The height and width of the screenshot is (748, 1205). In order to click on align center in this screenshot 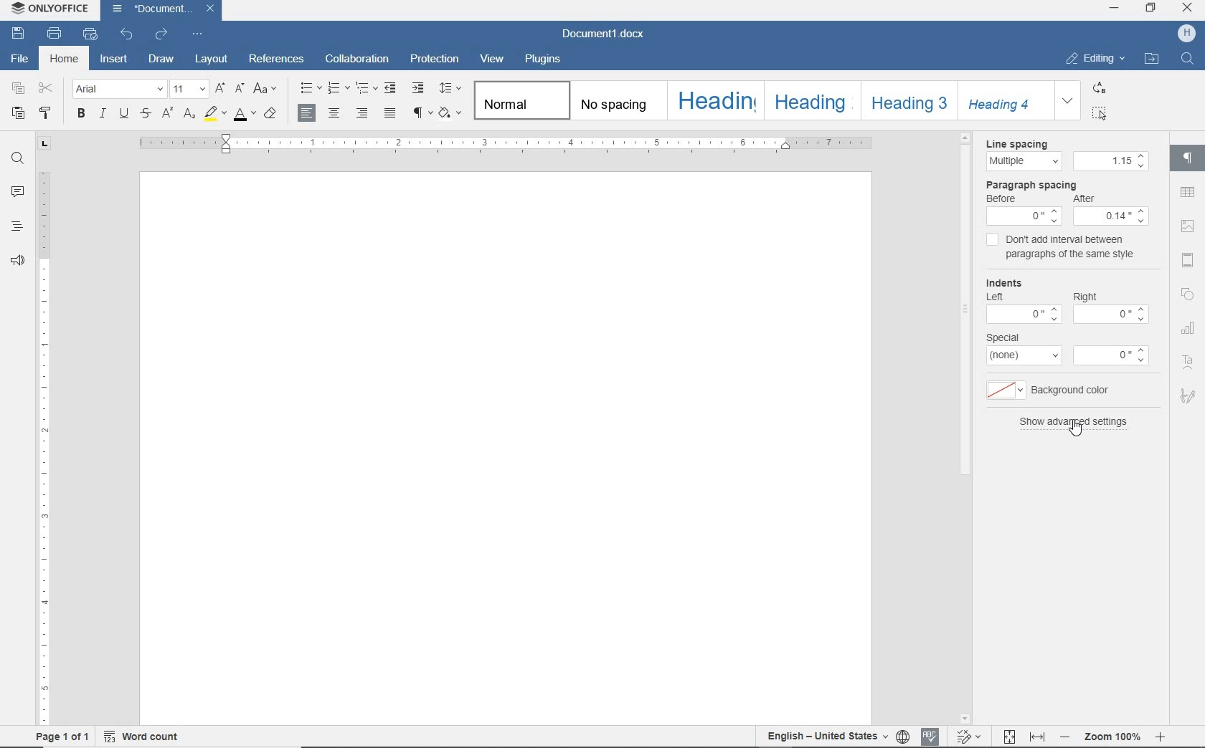, I will do `click(335, 114)`.